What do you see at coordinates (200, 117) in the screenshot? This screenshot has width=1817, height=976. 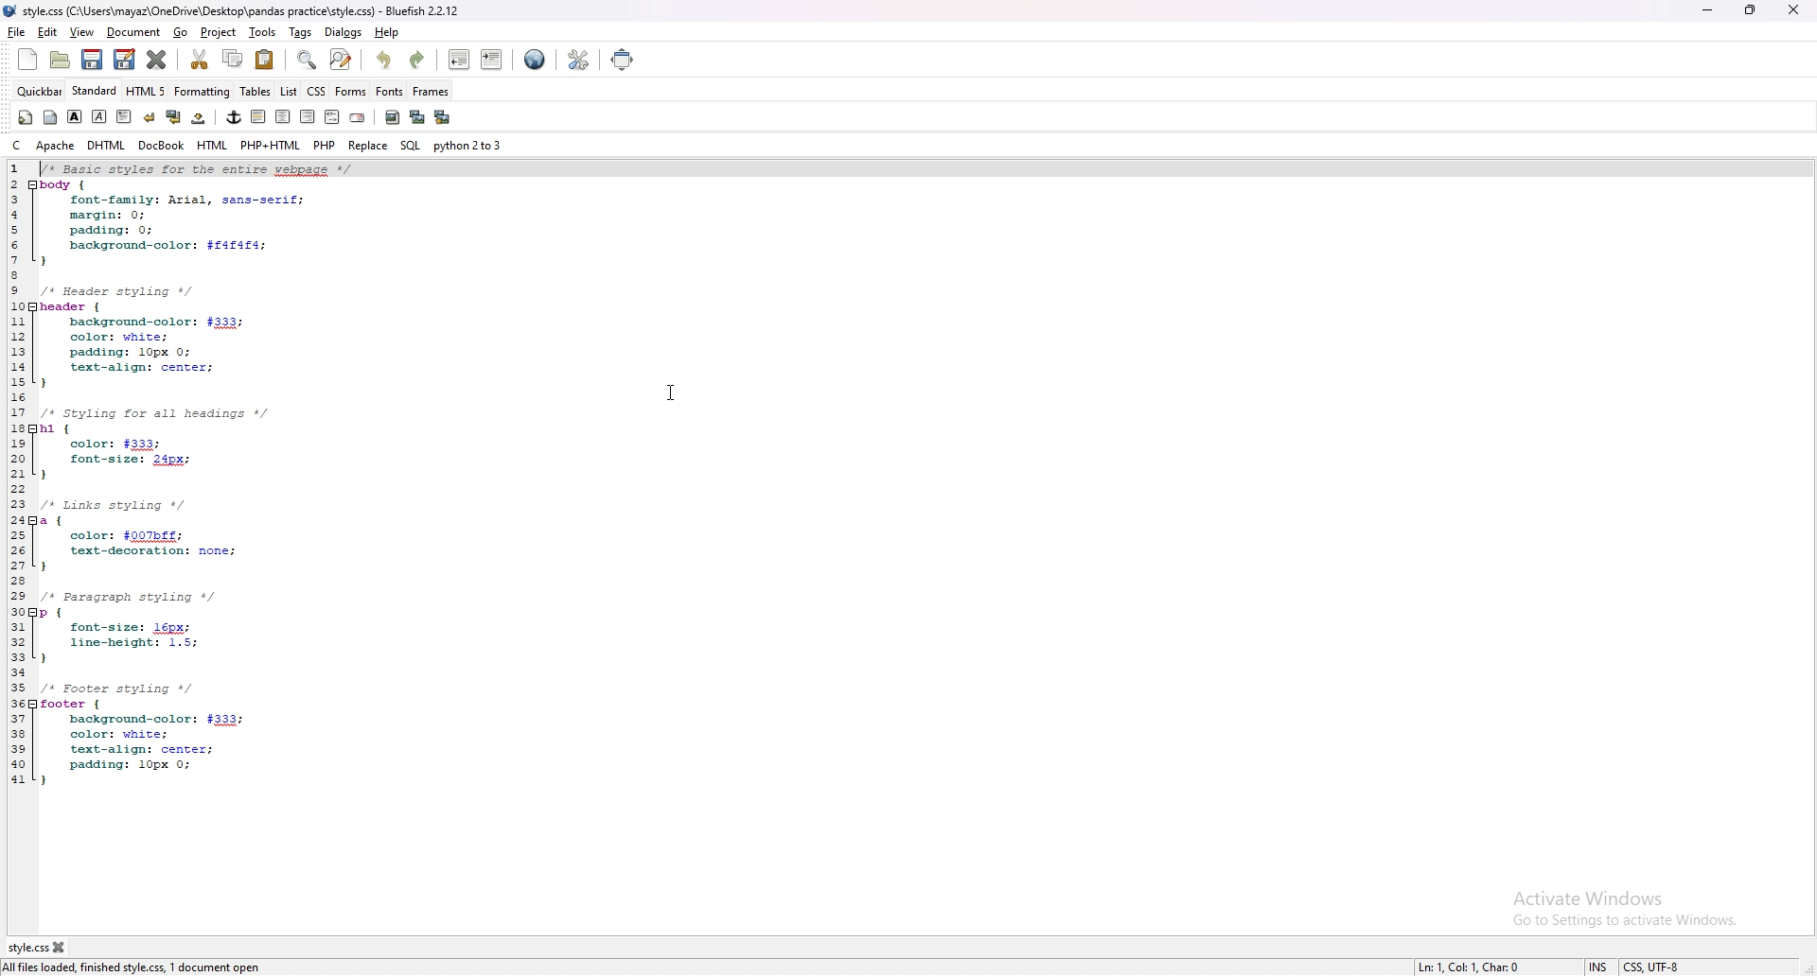 I see `non breaking space` at bounding box center [200, 117].